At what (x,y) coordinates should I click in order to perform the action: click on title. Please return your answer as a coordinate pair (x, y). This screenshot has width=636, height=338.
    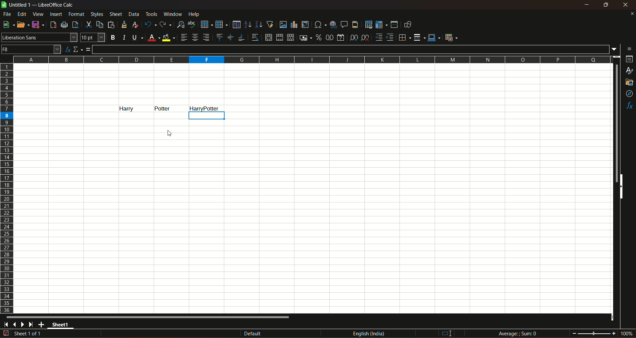
    Looking at the image, I should click on (56, 5).